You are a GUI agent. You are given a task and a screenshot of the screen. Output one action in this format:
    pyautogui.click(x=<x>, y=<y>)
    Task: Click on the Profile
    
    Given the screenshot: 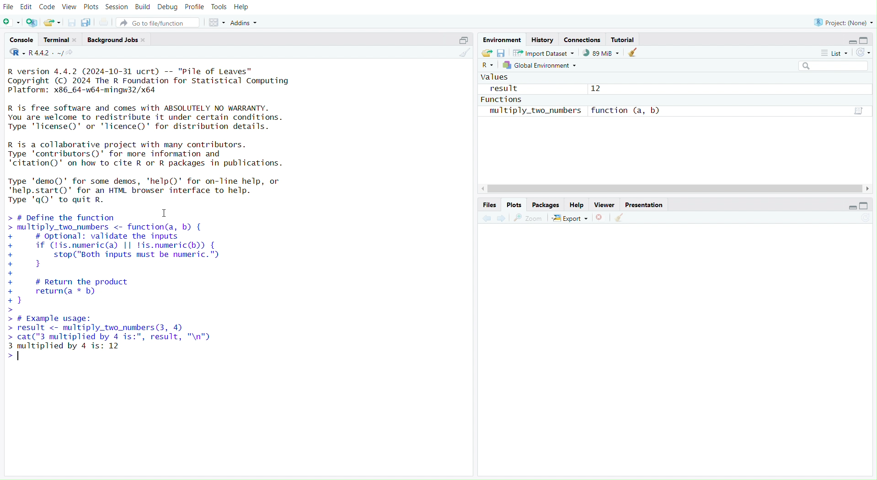 What is the action you would take?
    pyautogui.click(x=193, y=8)
    